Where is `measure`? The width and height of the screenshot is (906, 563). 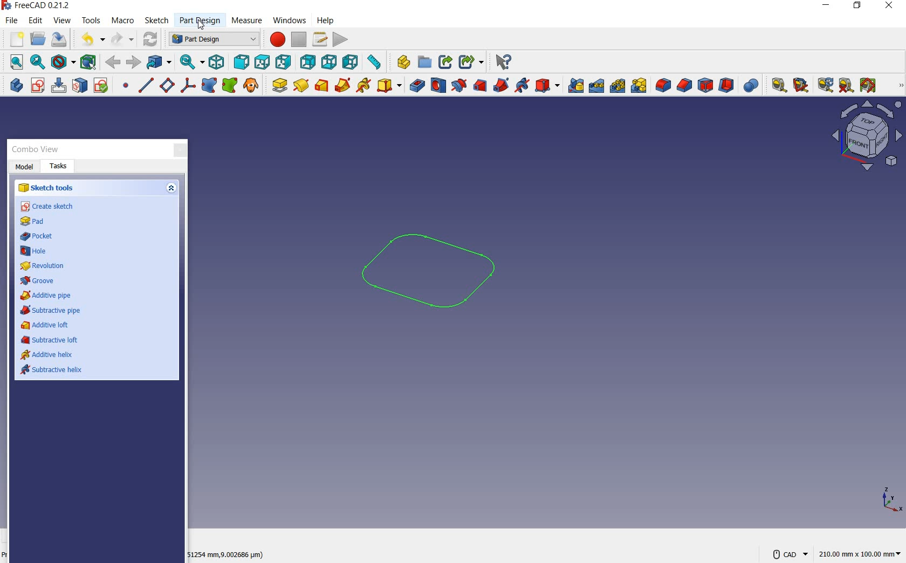 measure is located at coordinates (899, 86).